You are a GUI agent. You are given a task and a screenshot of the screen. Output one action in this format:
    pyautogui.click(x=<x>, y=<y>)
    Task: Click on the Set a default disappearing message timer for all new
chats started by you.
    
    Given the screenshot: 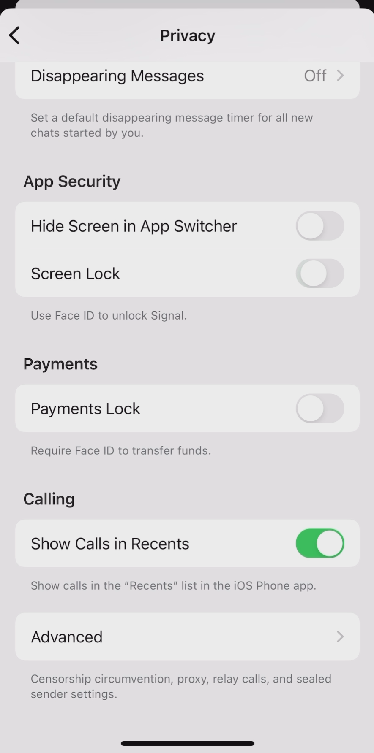 What is the action you would take?
    pyautogui.click(x=173, y=127)
    